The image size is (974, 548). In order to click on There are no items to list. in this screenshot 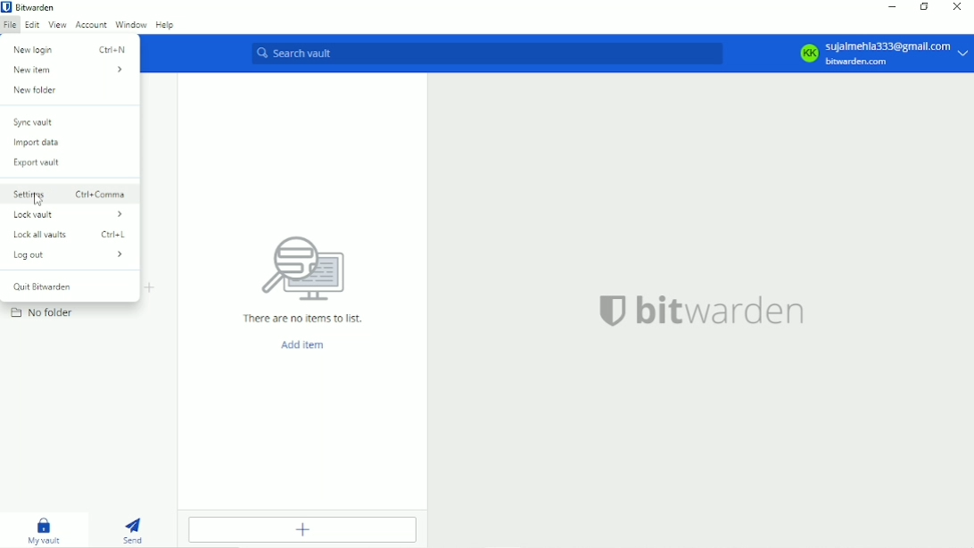, I will do `click(300, 278)`.